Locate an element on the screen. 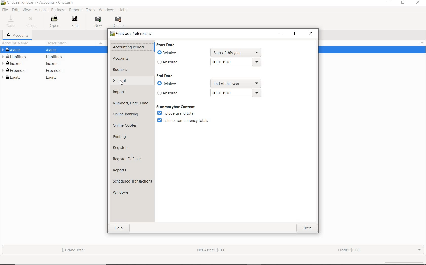  01.01.1970 is located at coordinates (237, 63).